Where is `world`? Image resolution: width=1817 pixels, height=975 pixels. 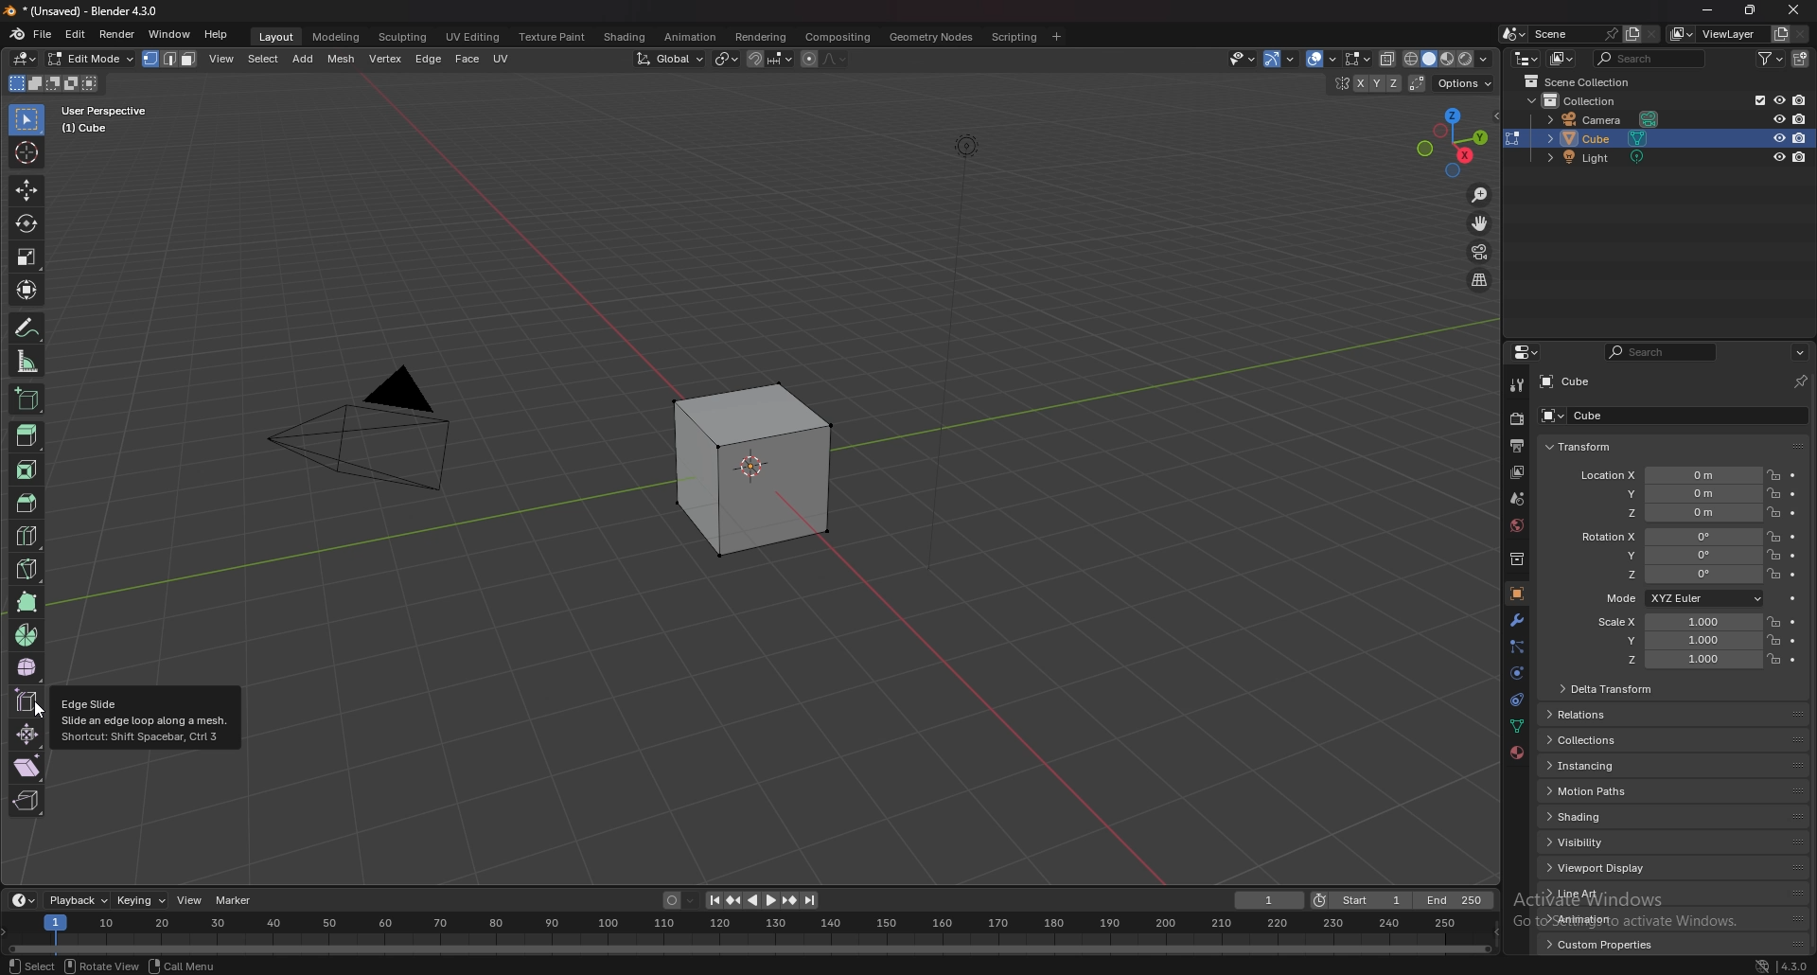 world is located at coordinates (1516, 524).